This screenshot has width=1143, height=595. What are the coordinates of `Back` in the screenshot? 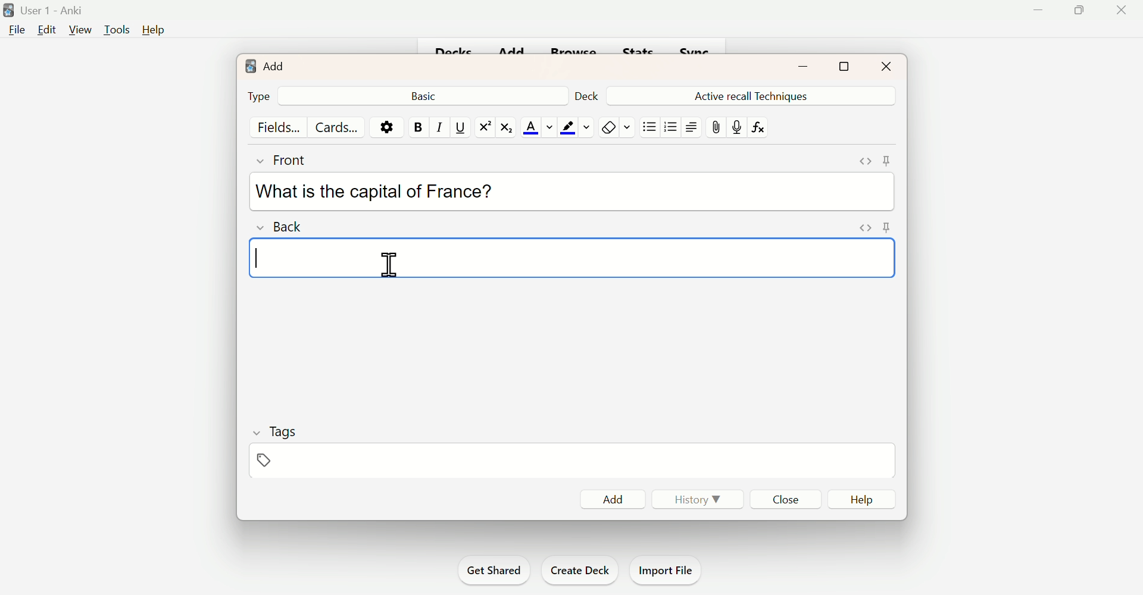 It's located at (282, 226).